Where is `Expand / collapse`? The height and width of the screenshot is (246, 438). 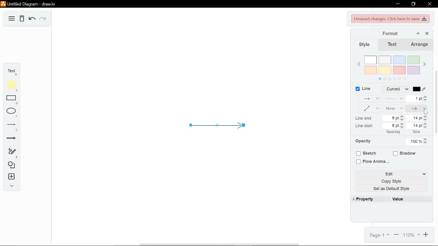 Expand / collapse is located at coordinates (12, 185).